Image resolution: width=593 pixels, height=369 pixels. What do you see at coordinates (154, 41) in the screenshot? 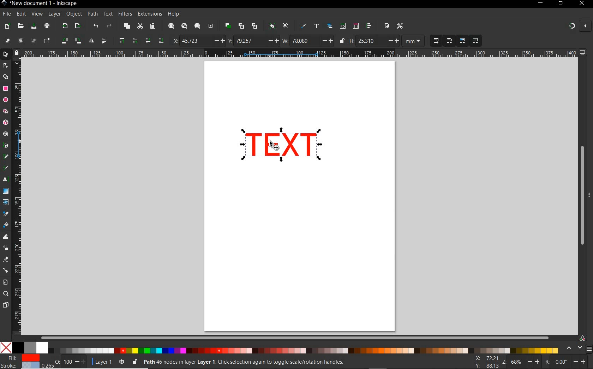
I see `LOWER SELECTION` at bounding box center [154, 41].